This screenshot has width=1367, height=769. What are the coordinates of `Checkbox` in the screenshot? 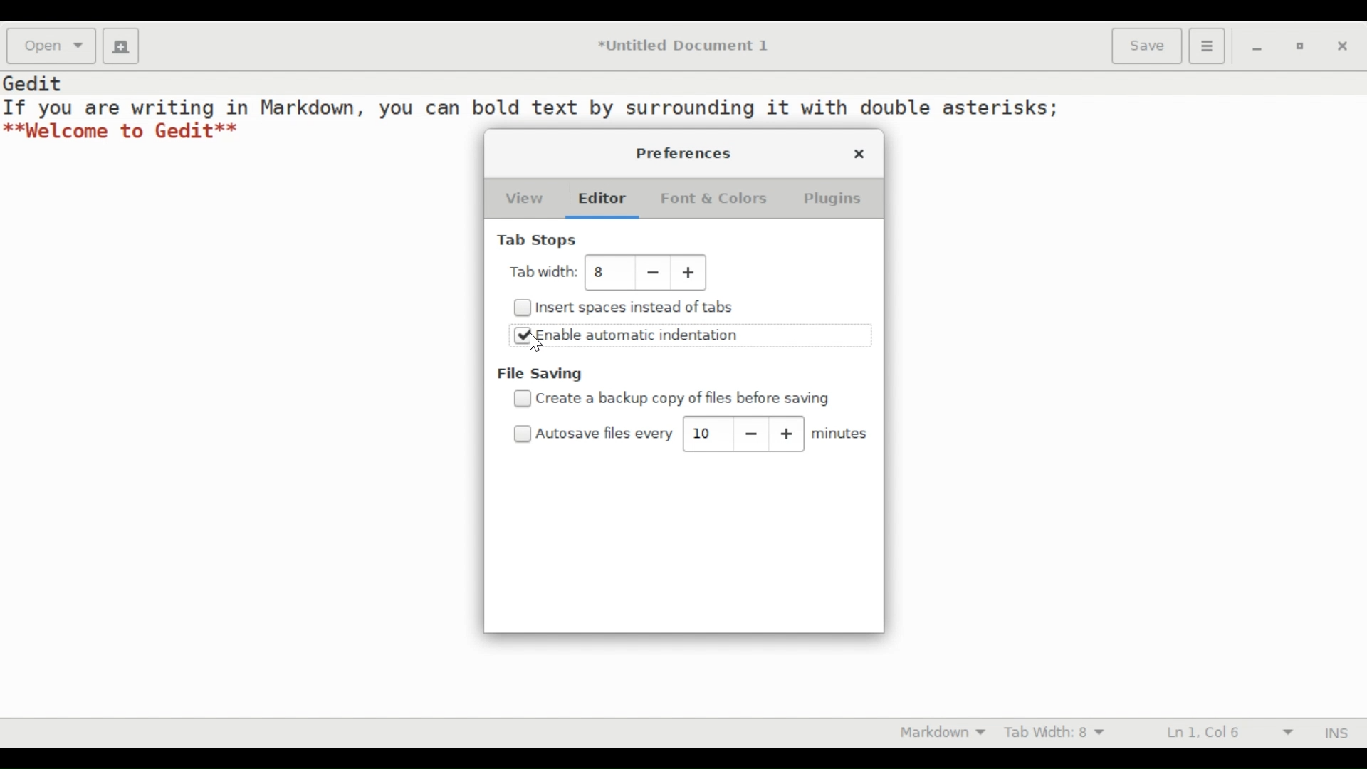 It's located at (523, 398).